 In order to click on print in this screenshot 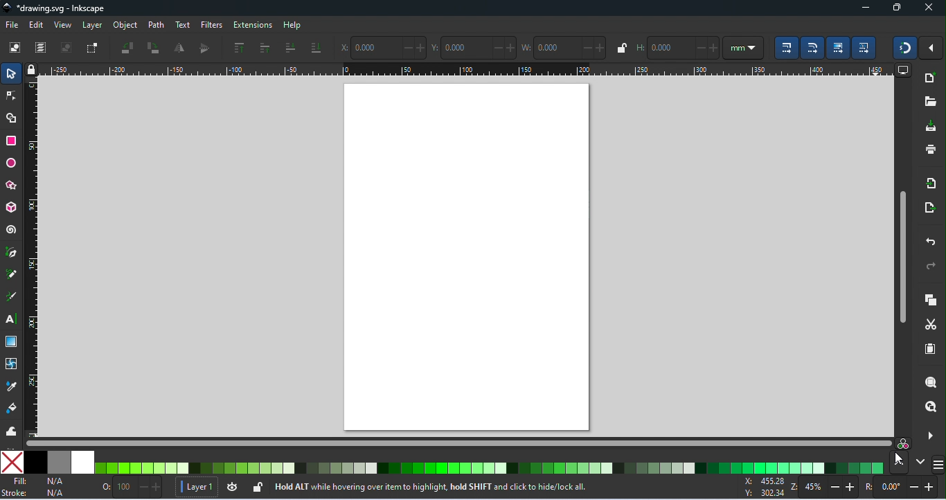, I will do `click(929, 149)`.